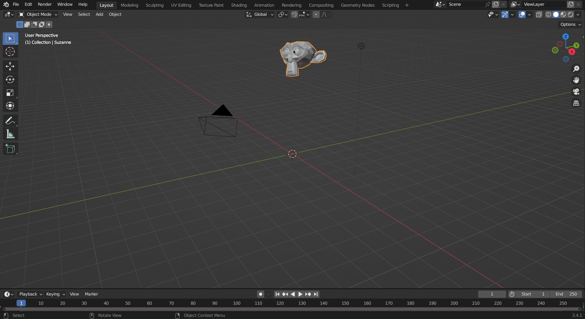 Image resolution: width=585 pixels, height=319 pixels. What do you see at coordinates (496, 5) in the screenshot?
I see `files` at bounding box center [496, 5].